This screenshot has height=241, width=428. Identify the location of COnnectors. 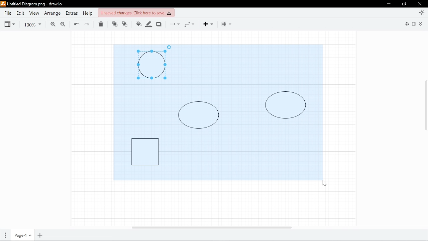
(174, 24).